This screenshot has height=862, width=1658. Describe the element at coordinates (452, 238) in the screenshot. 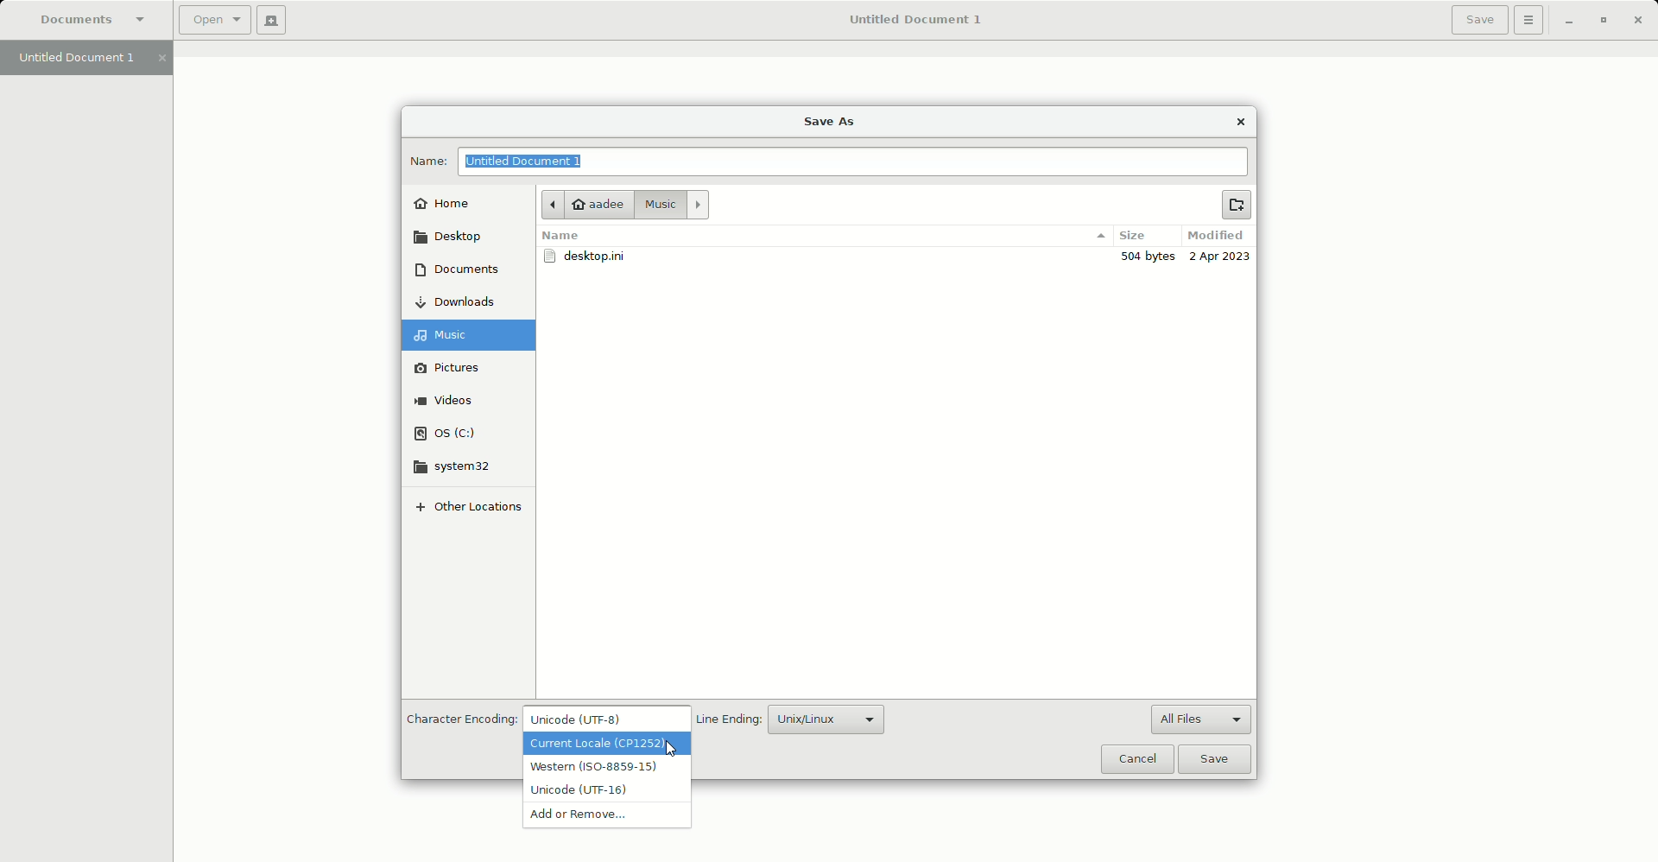

I see `Desktop` at that location.